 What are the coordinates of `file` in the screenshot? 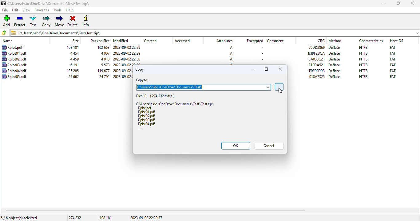 It's located at (6, 10).